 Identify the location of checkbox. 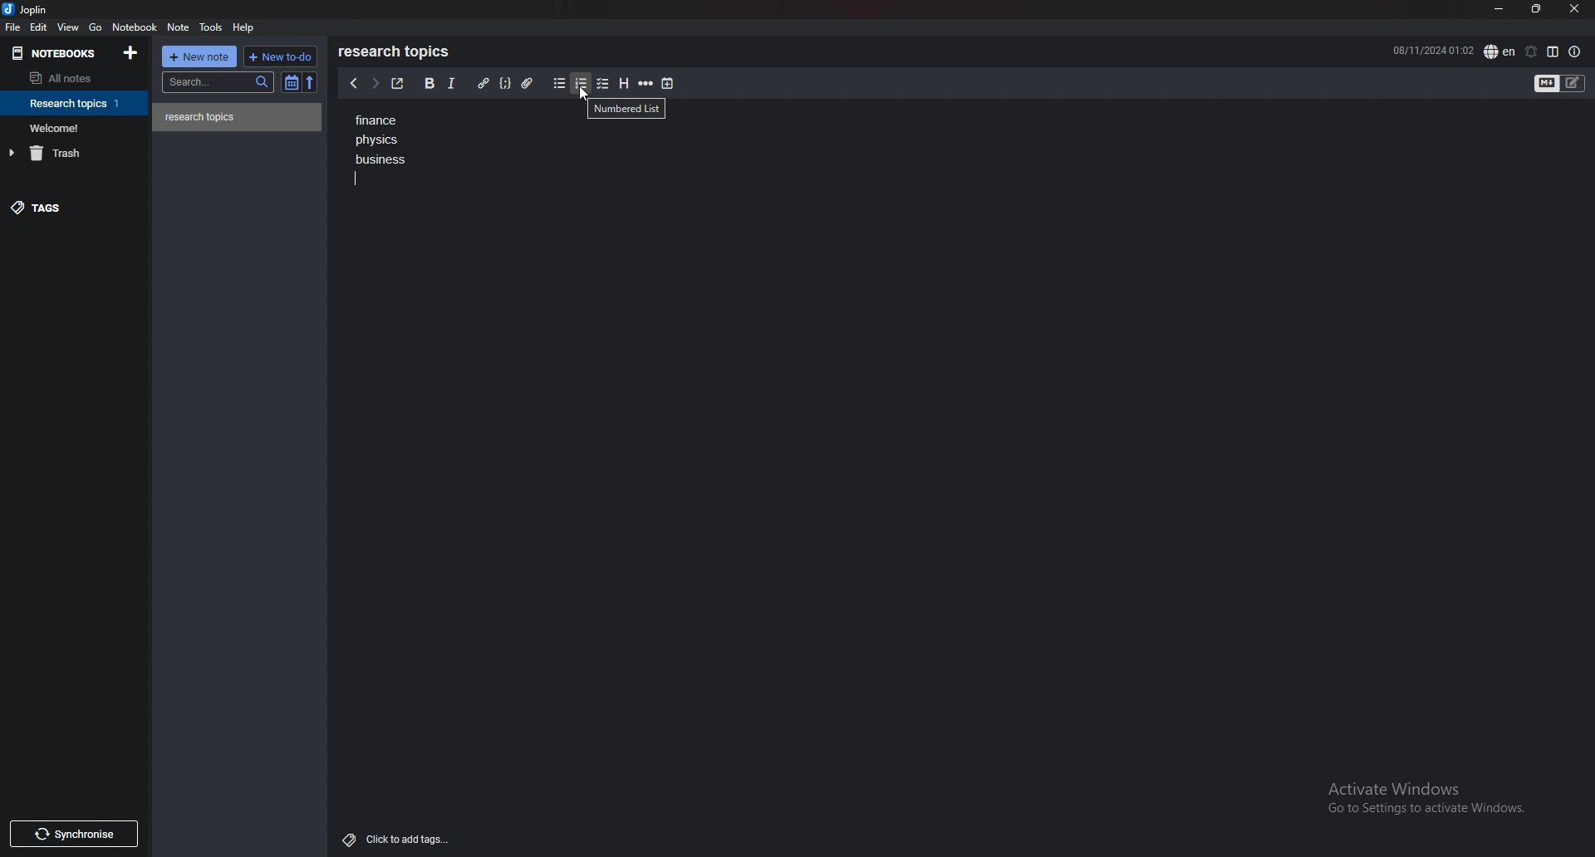
(603, 83).